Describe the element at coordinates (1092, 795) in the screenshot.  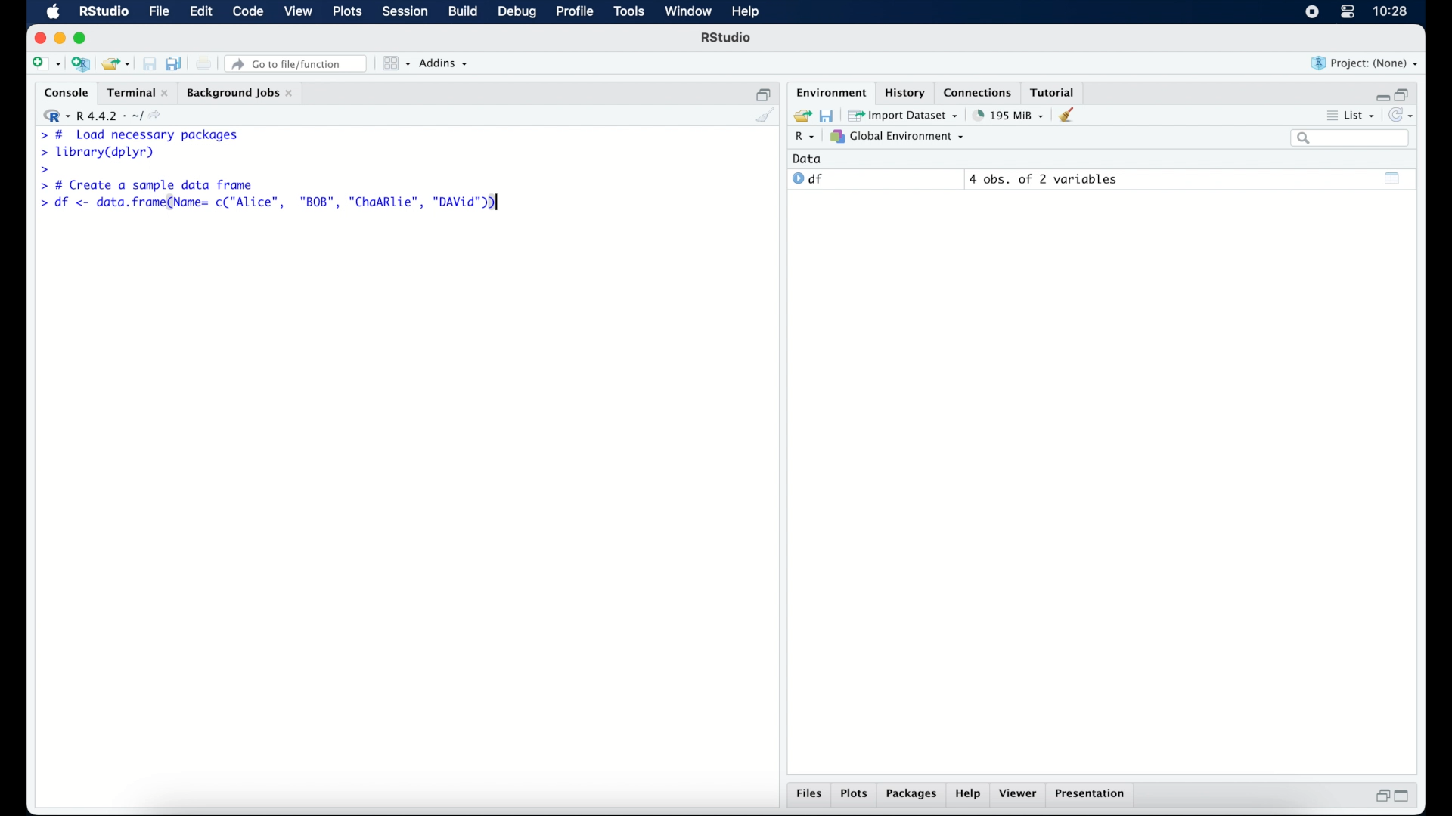
I see `presentation` at that location.